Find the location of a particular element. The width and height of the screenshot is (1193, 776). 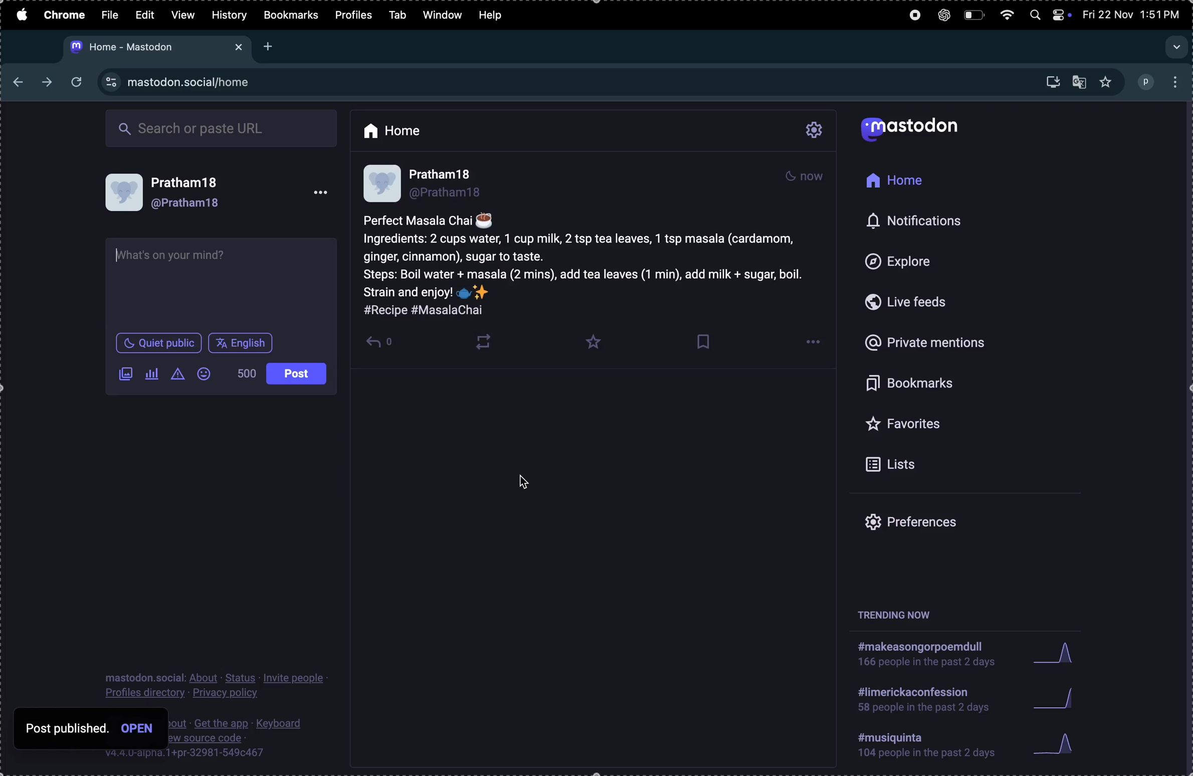

settings is located at coordinates (815, 131).